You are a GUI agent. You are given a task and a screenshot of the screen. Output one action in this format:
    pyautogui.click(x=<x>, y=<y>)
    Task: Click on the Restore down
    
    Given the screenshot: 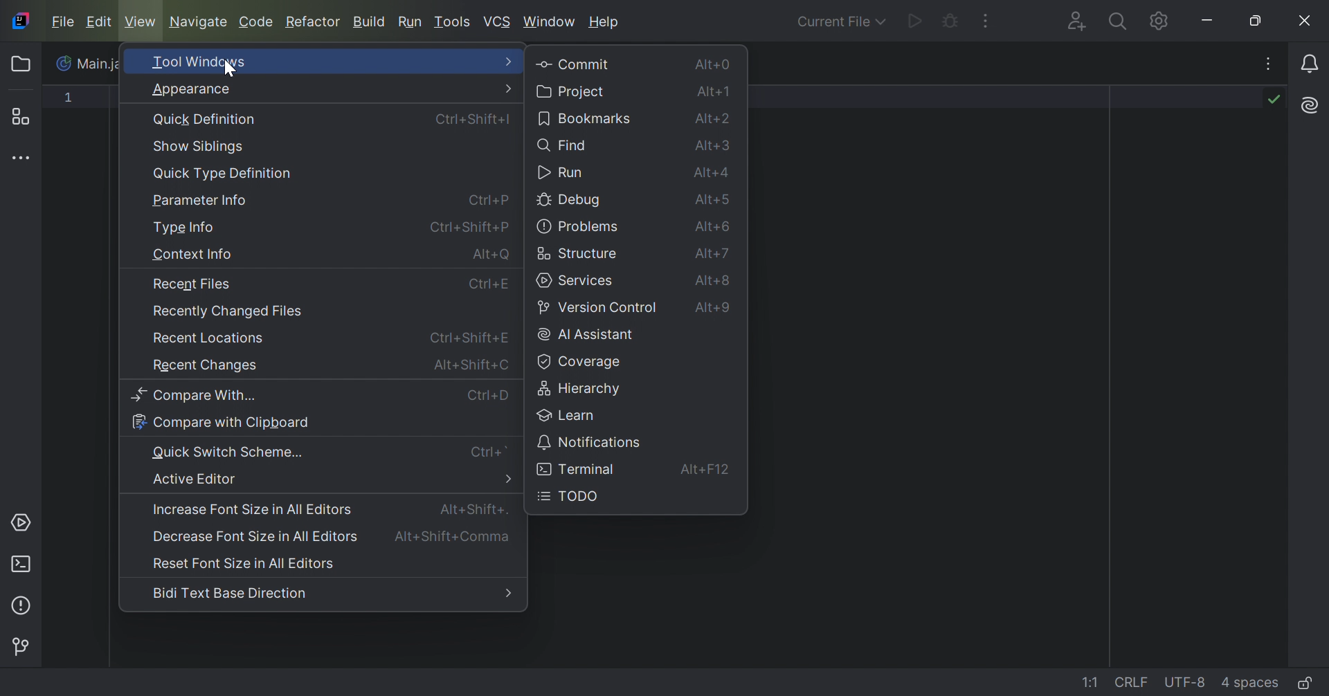 What is the action you would take?
    pyautogui.click(x=1260, y=21)
    